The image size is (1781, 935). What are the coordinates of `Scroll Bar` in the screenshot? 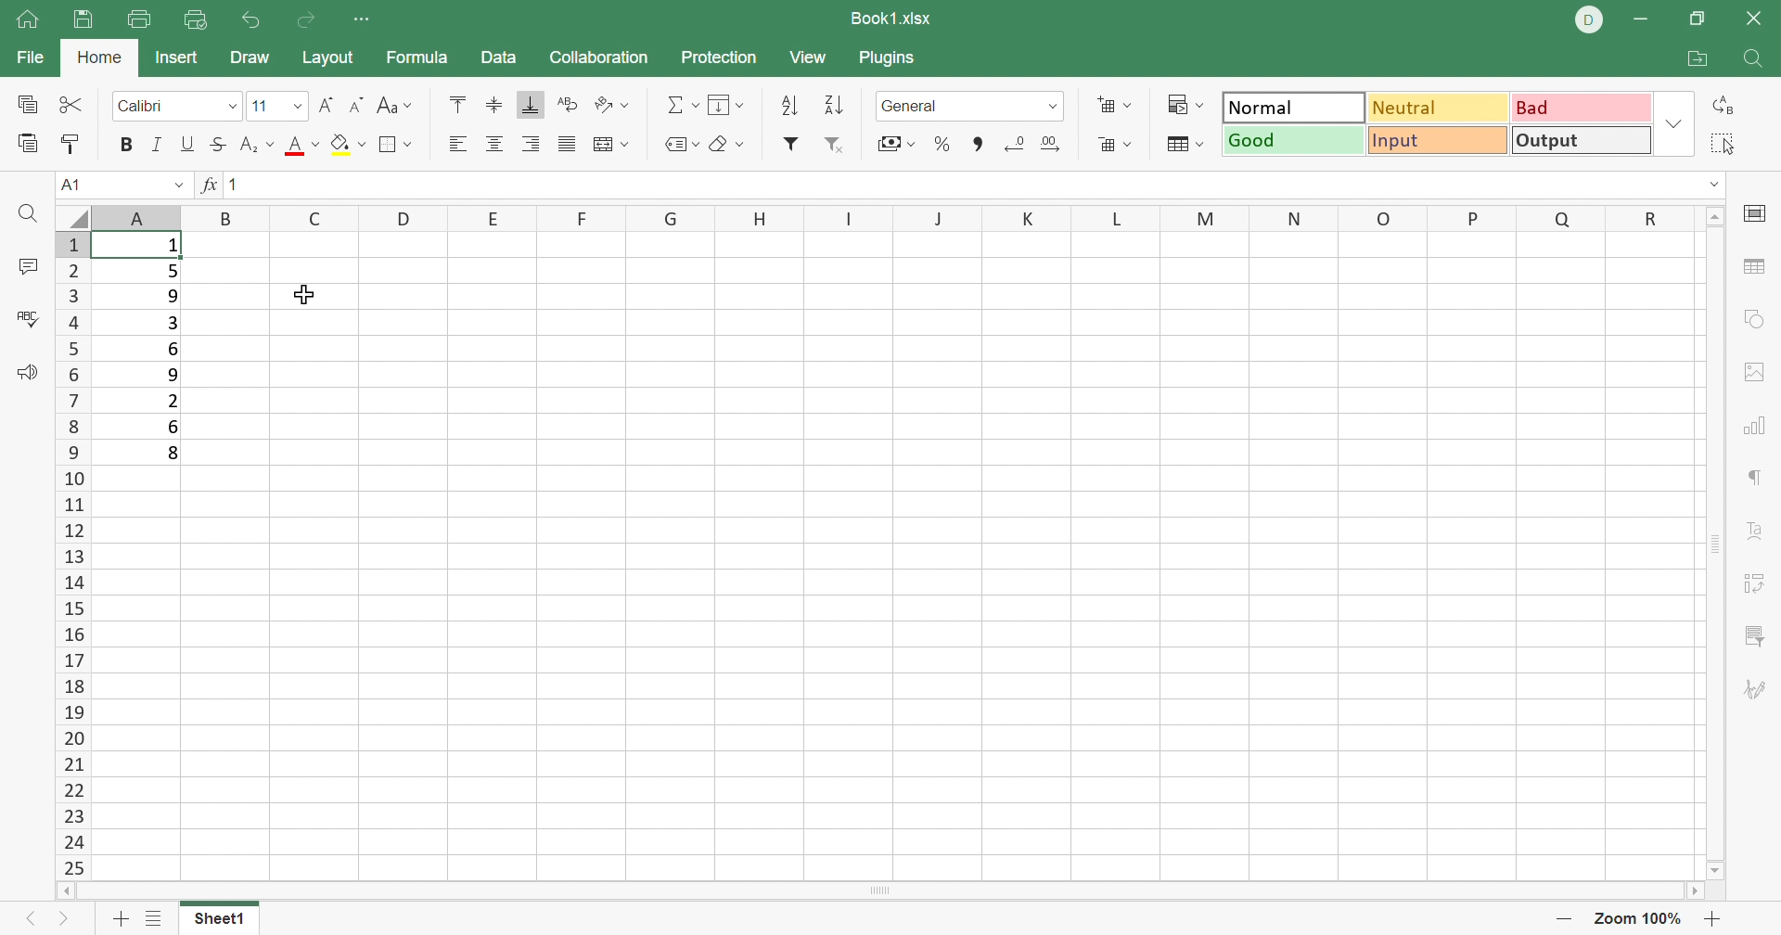 It's located at (1708, 543).